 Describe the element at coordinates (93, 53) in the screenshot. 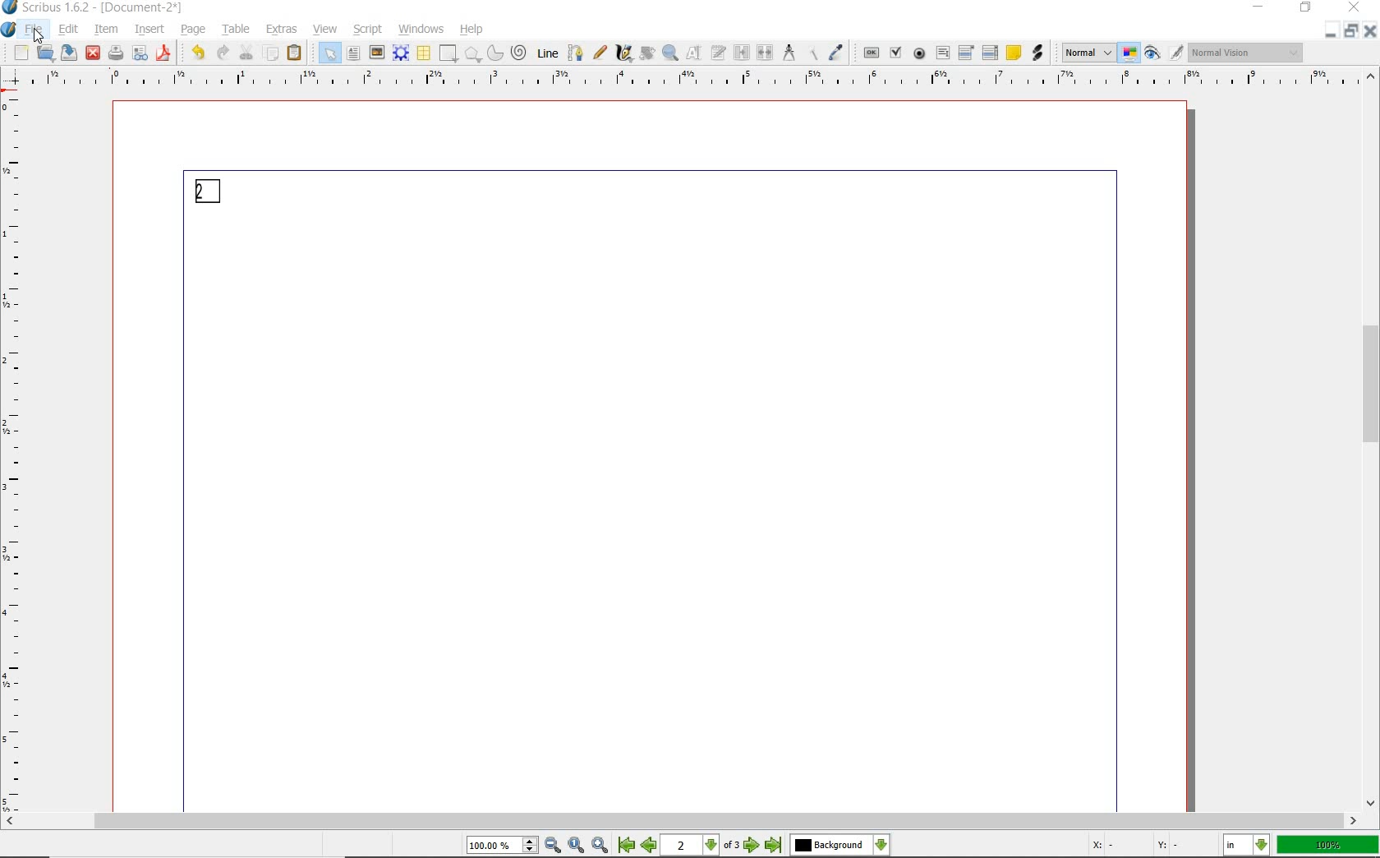

I see `close` at that location.